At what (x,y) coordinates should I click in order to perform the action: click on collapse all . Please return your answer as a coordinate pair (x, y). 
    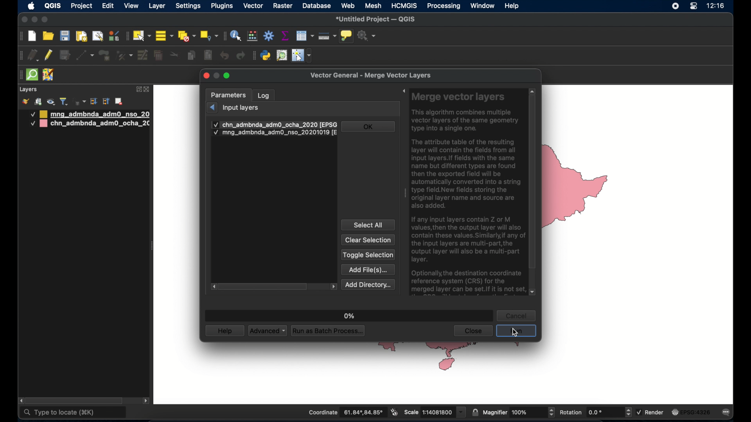
    Looking at the image, I should click on (106, 102).